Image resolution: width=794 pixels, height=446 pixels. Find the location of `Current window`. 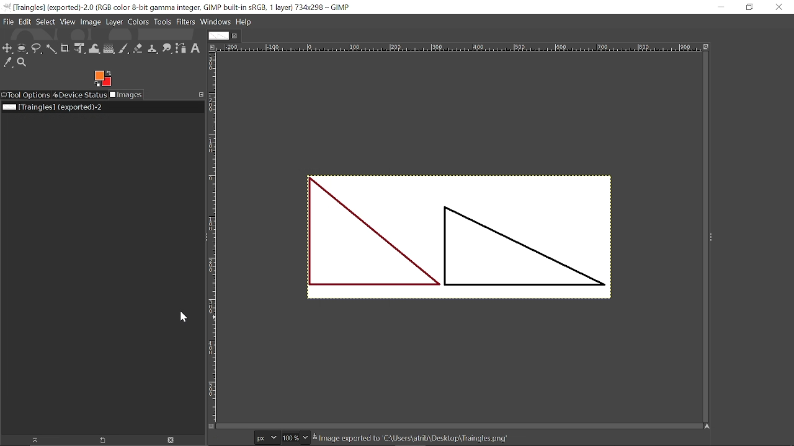

Current window is located at coordinates (178, 7).